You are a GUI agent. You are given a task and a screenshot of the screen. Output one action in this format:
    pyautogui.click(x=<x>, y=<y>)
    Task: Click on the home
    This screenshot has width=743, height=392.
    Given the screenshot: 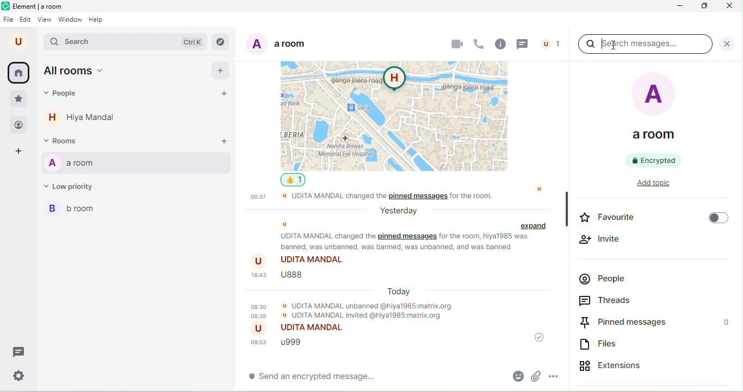 What is the action you would take?
    pyautogui.click(x=21, y=73)
    